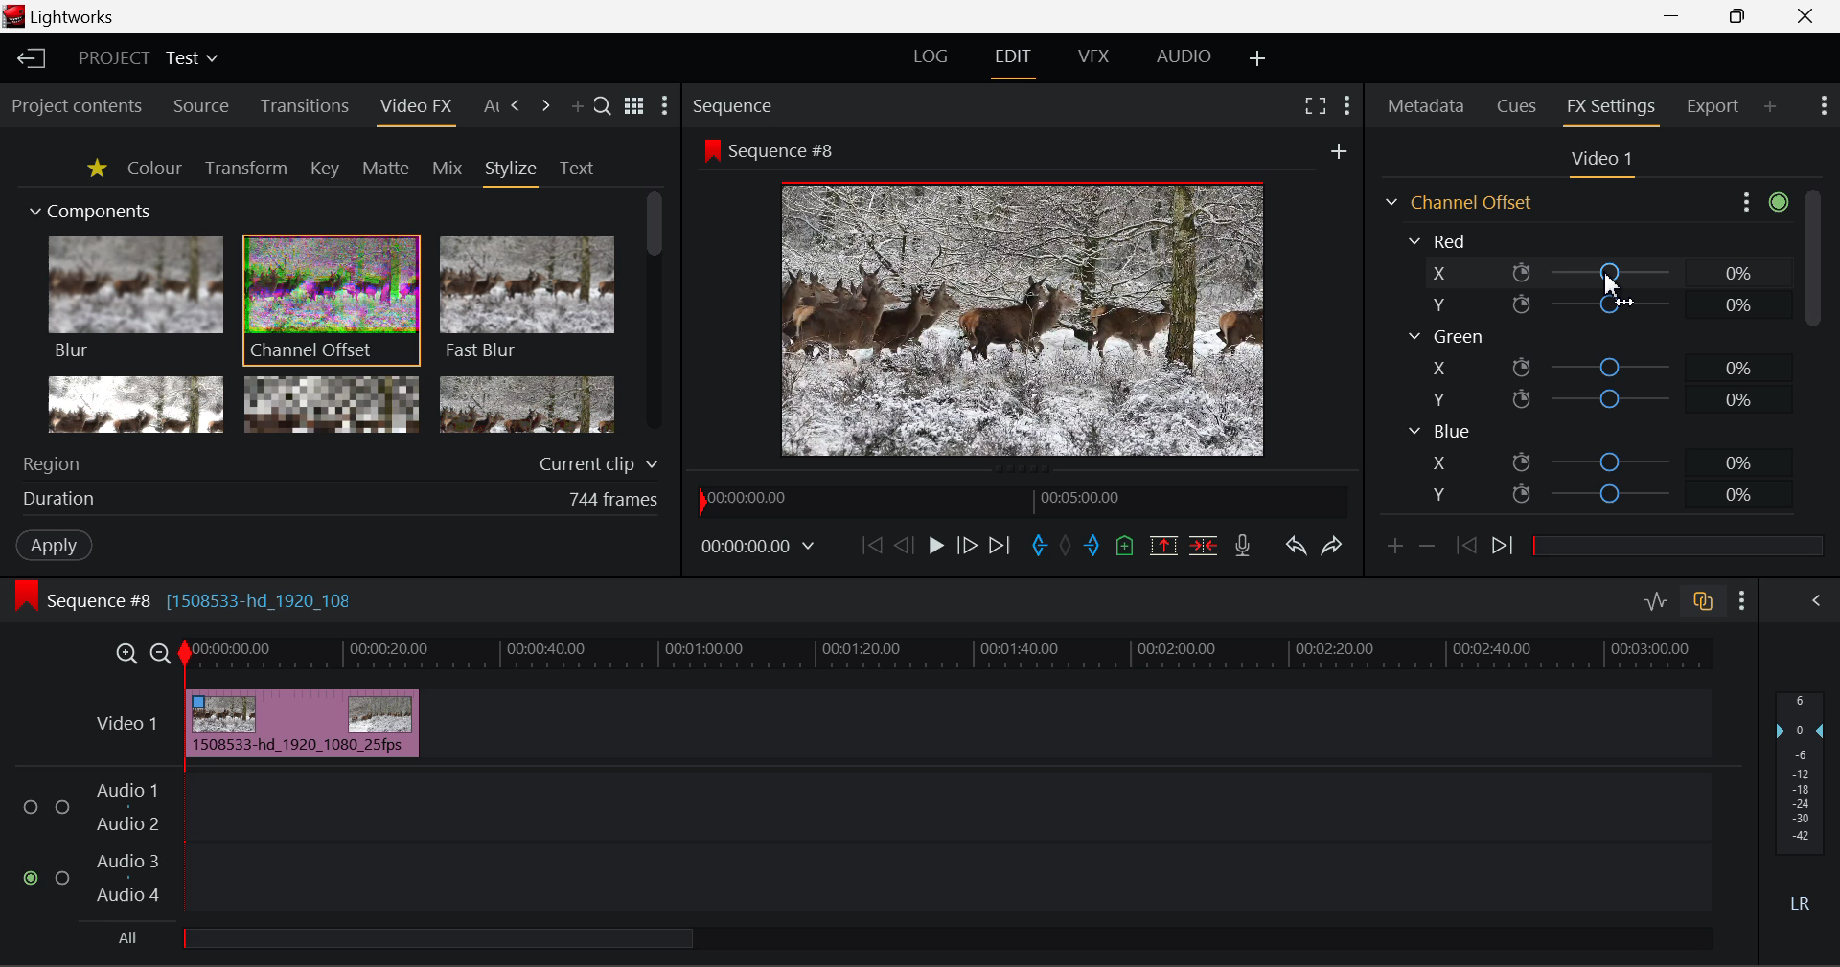 The height and width of the screenshot is (967, 1840). Describe the element at coordinates (968, 548) in the screenshot. I see `Go Forward` at that location.